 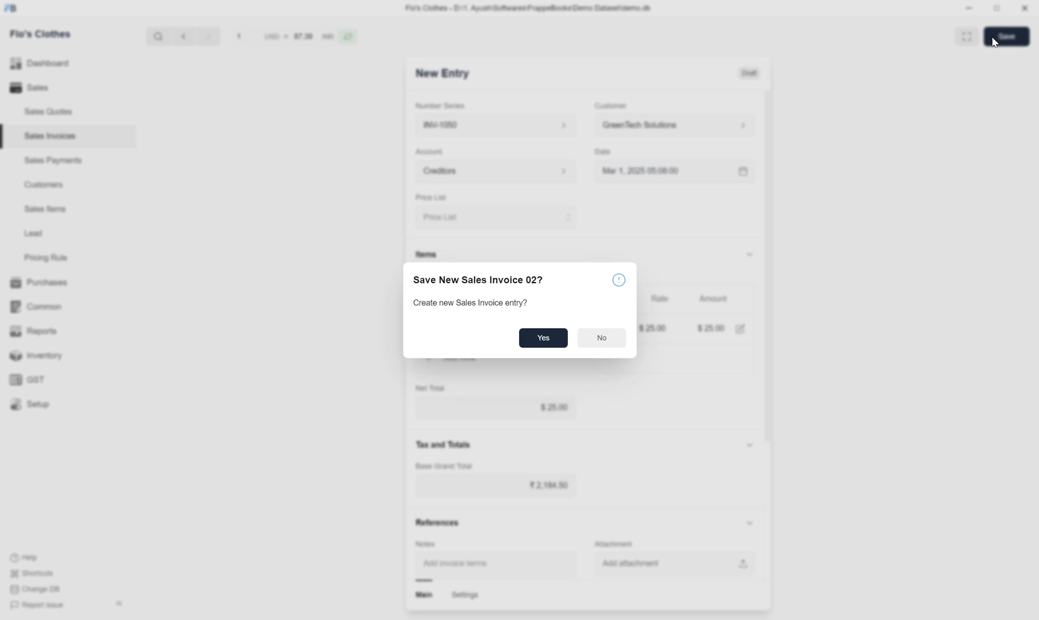 I want to click on Purchases , so click(x=52, y=281).